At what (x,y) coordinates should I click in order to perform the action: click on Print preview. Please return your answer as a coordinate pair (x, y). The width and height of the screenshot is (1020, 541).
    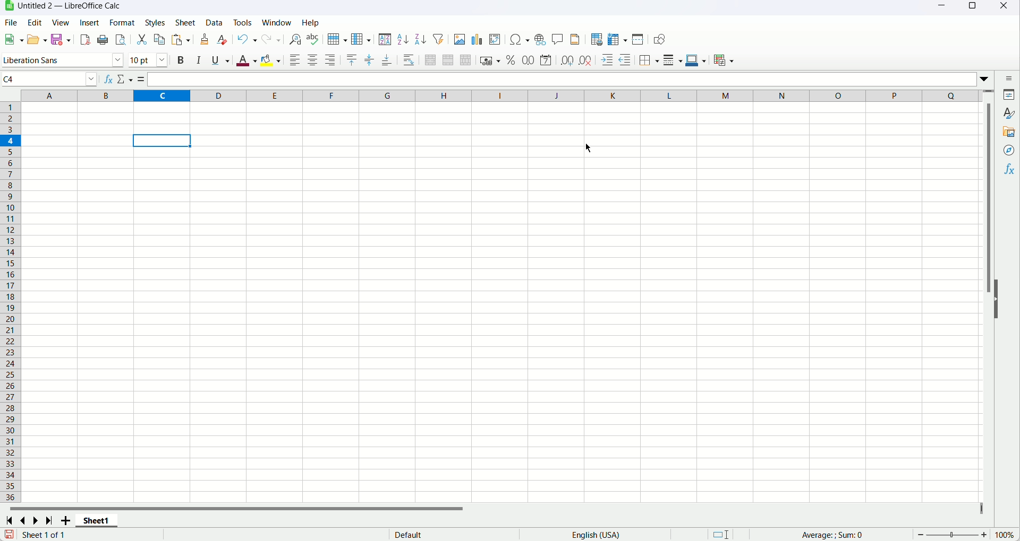
    Looking at the image, I should click on (121, 40).